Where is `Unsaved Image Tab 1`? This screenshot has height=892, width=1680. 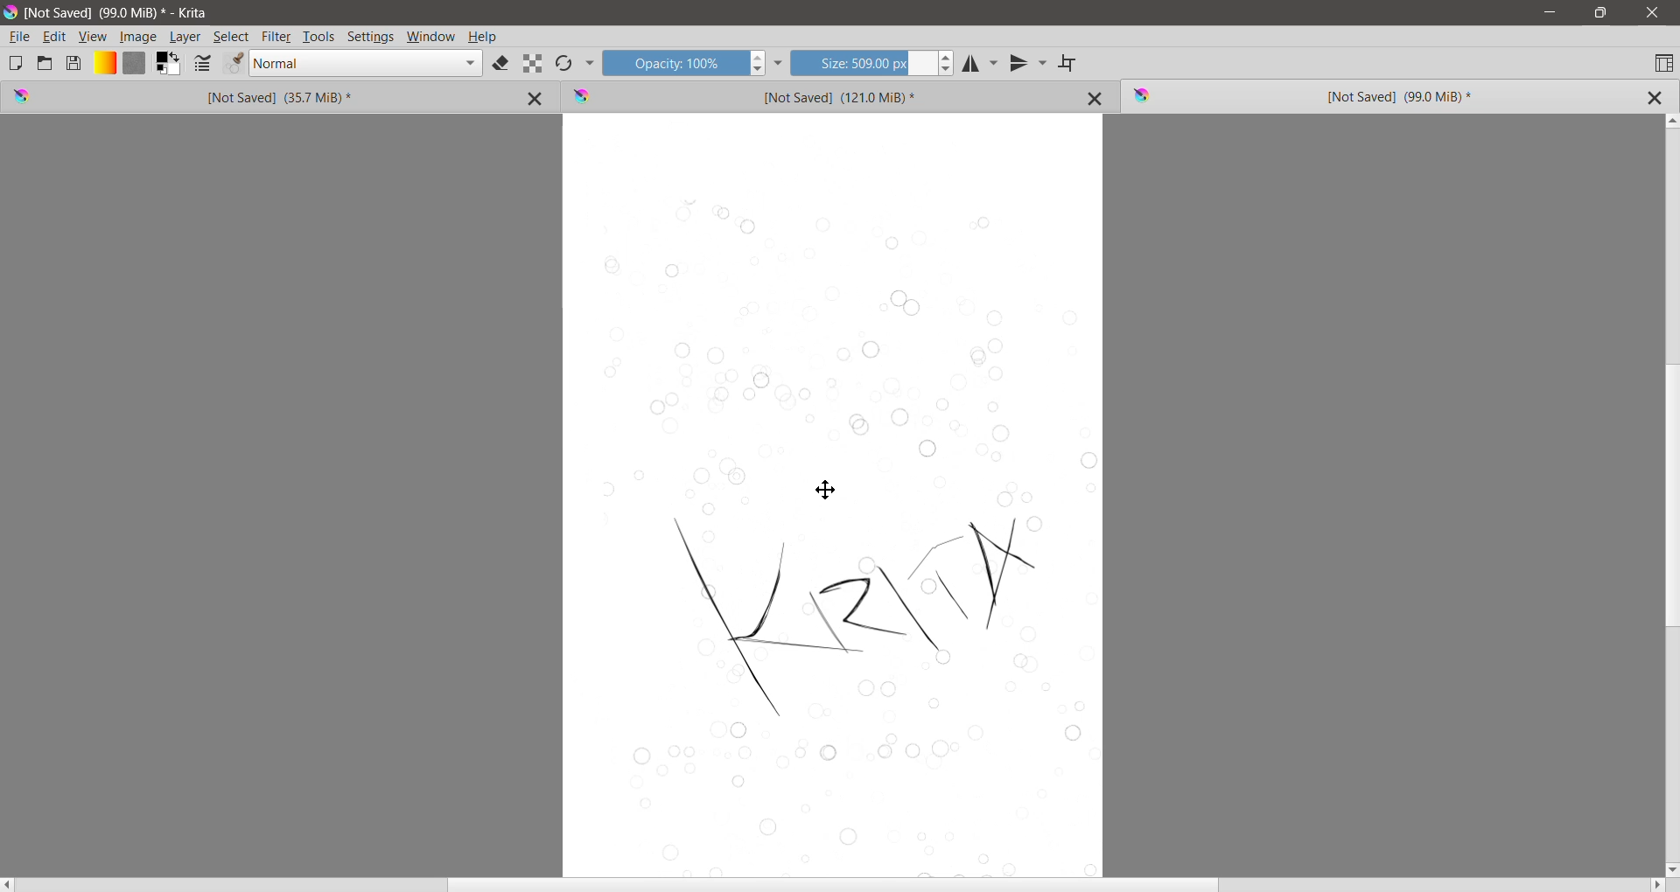
Unsaved Image Tab 1 is located at coordinates (223, 96).